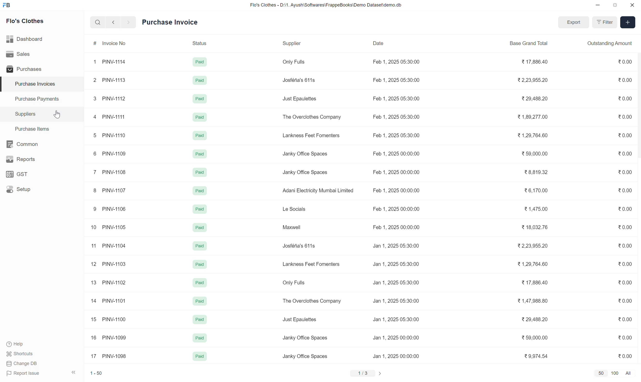 The width and height of the screenshot is (641, 382). What do you see at coordinates (396, 153) in the screenshot?
I see `Feb 1, 2025 00:00:00` at bounding box center [396, 153].